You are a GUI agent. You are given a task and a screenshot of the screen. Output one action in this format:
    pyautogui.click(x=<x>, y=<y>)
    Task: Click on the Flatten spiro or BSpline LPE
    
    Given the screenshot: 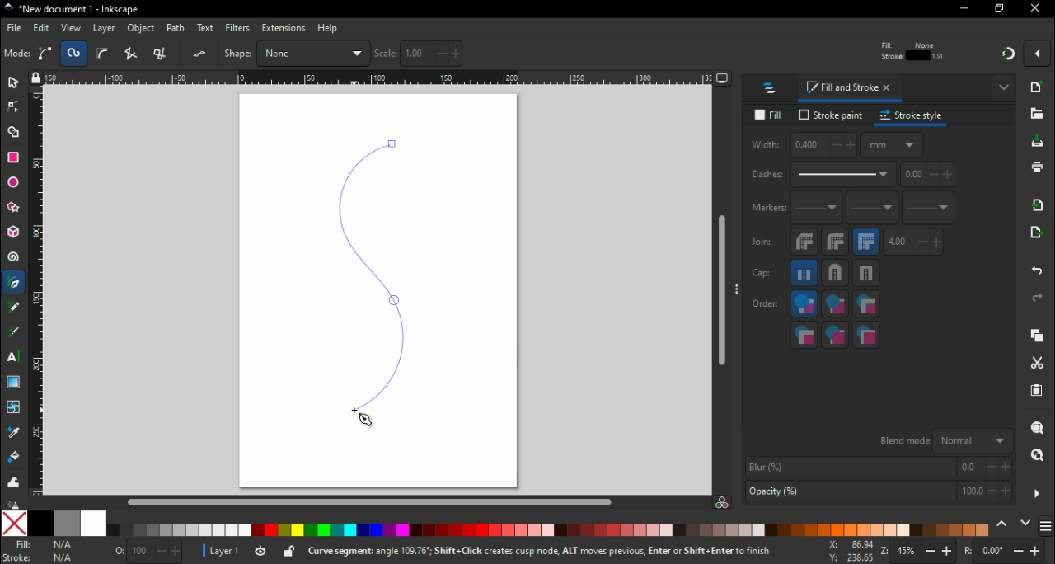 What is the action you would take?
    pyautogui.click(x=201, y=54)
    